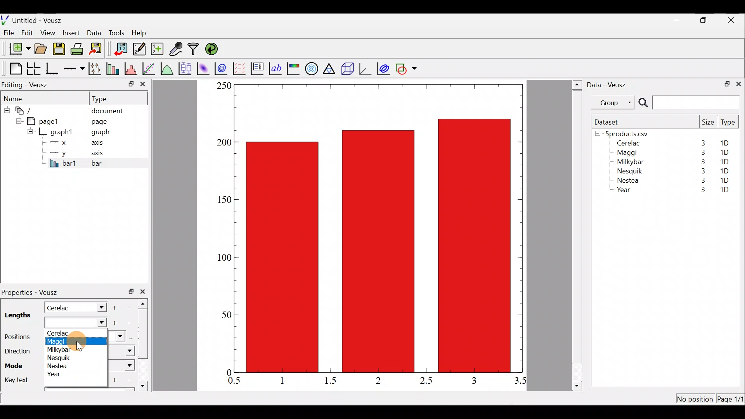 Image resolution: width=745 pixels, height=419 pixels. I want to click on Page 1/11, so click(731, 400).